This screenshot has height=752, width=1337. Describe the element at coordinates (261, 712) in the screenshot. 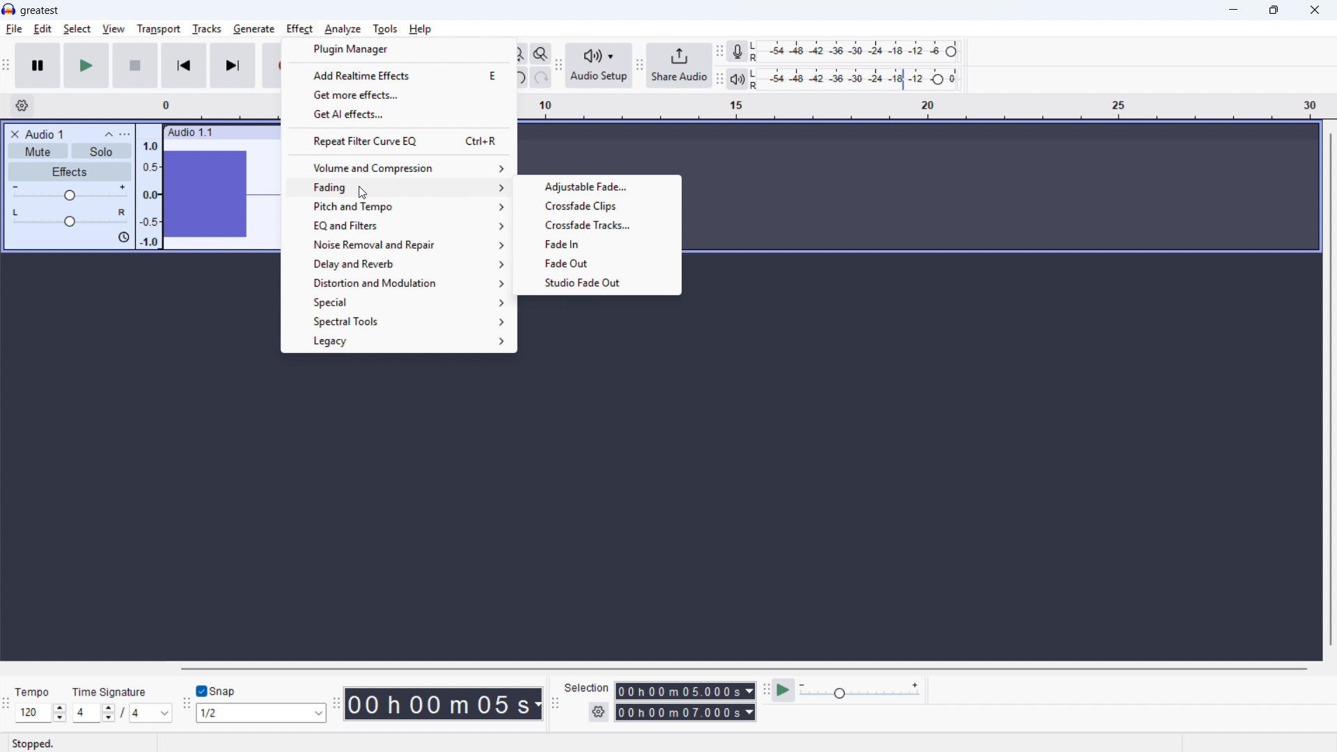

I see `Select snapping ` at that location.